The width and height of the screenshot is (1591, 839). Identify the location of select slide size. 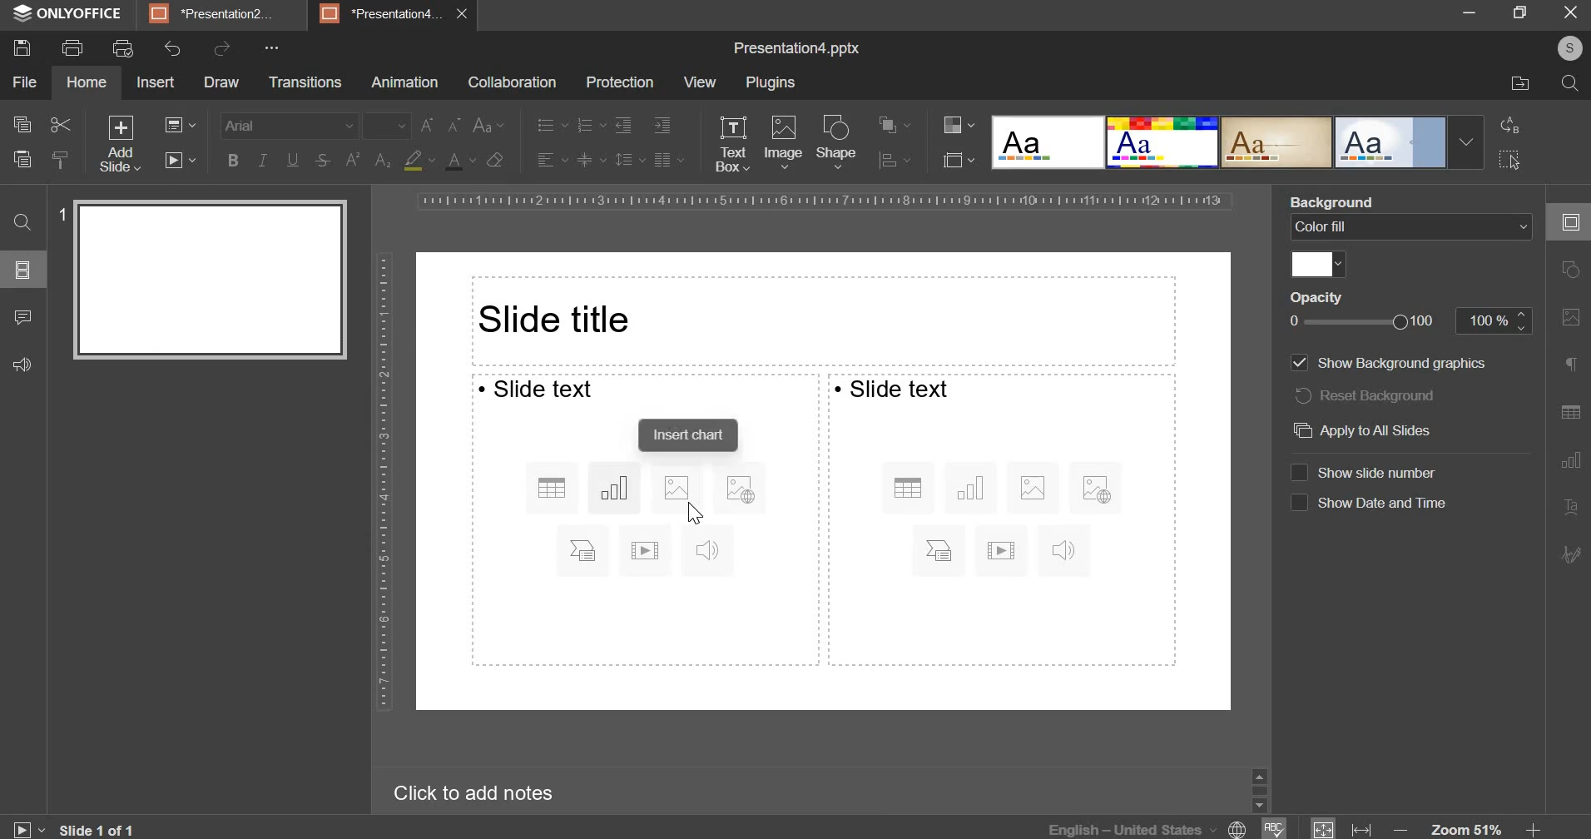
(954, 159).